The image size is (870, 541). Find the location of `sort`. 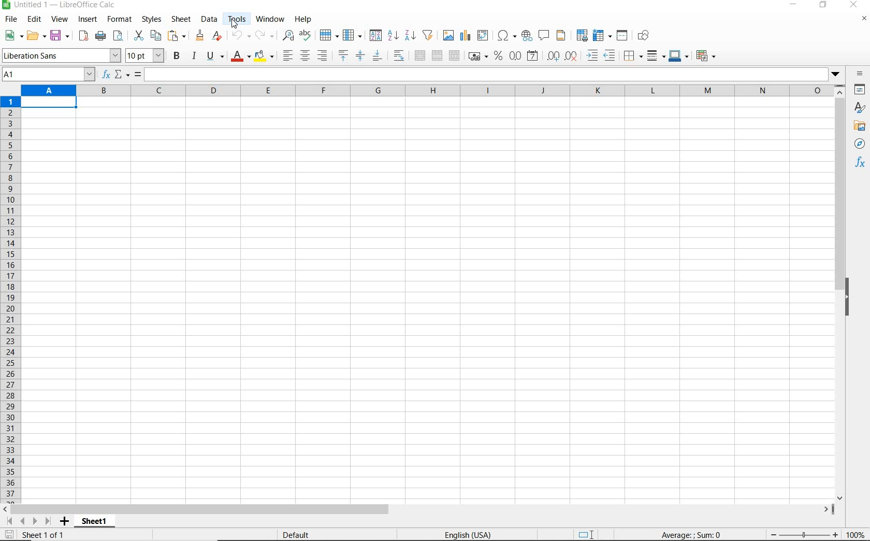

sort is located at coordinates (377, 36).